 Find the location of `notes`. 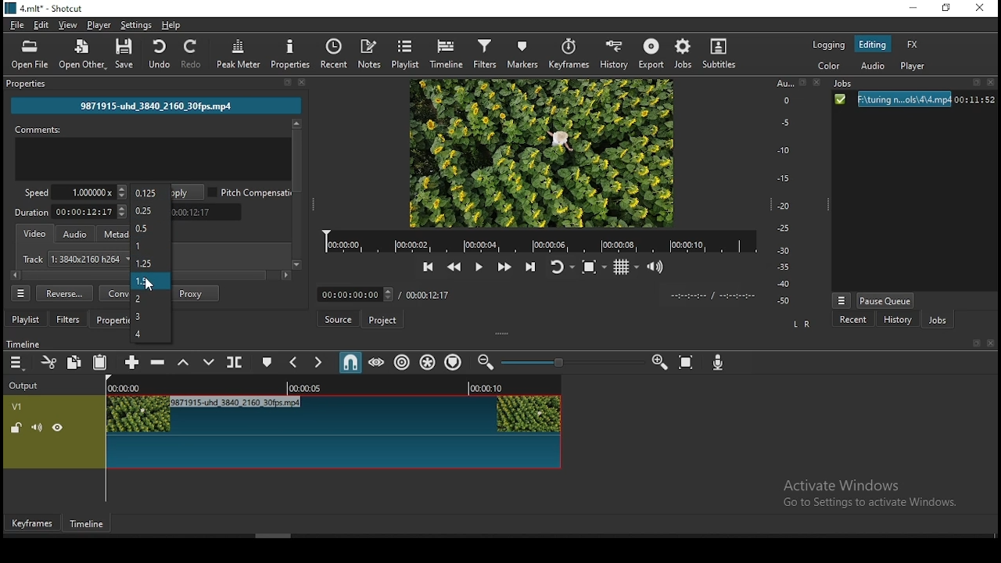

notes is located at coordinates (371, 53).